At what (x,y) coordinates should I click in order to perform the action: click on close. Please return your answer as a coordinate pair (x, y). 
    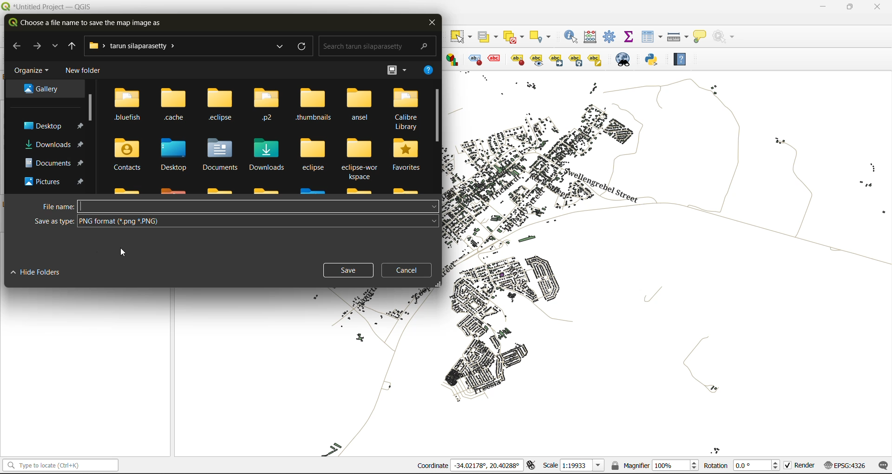
    Looking at the image, I should click on (432, 23).